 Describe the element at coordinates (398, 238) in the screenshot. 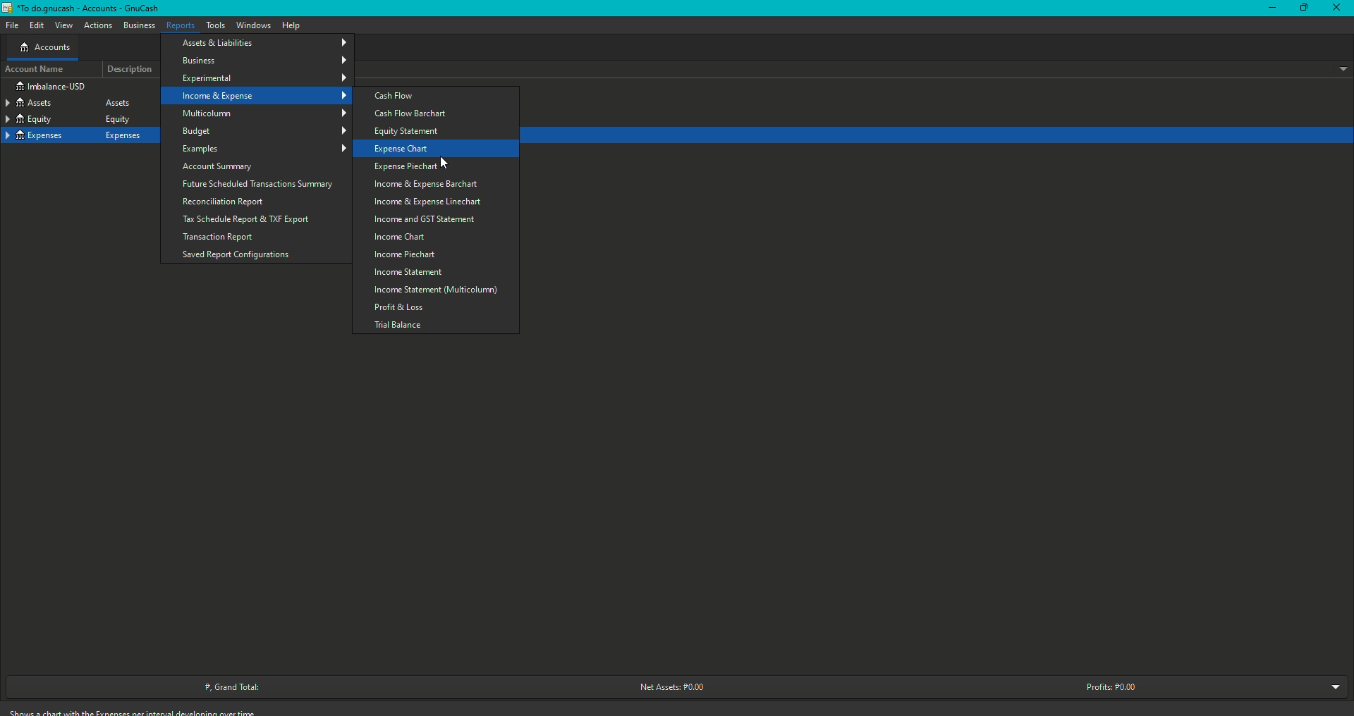

I see `Income Chart` at that location.